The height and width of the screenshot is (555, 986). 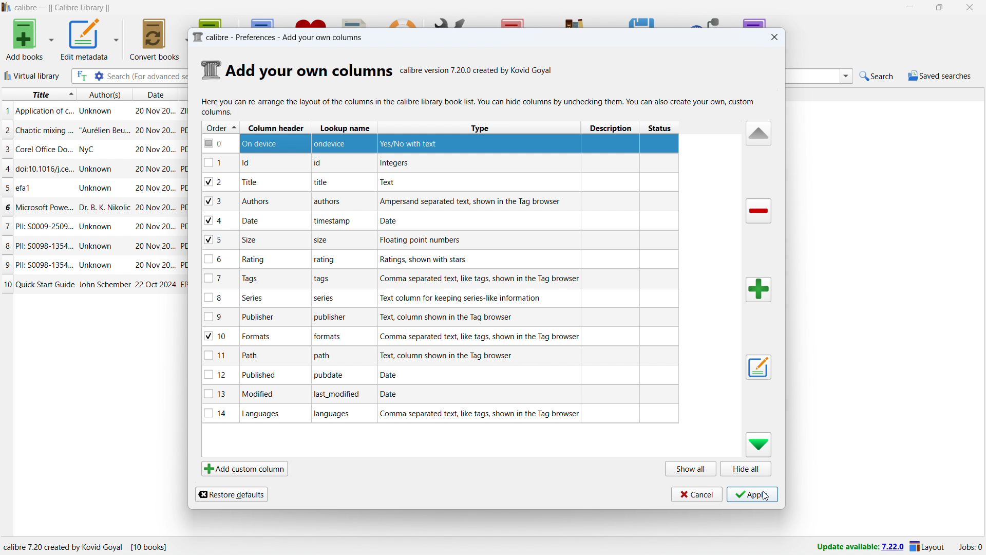 What do you see at coordinates (334, 143) in the screenshot?
I see `ondevice` at bounding box center [334, 143].